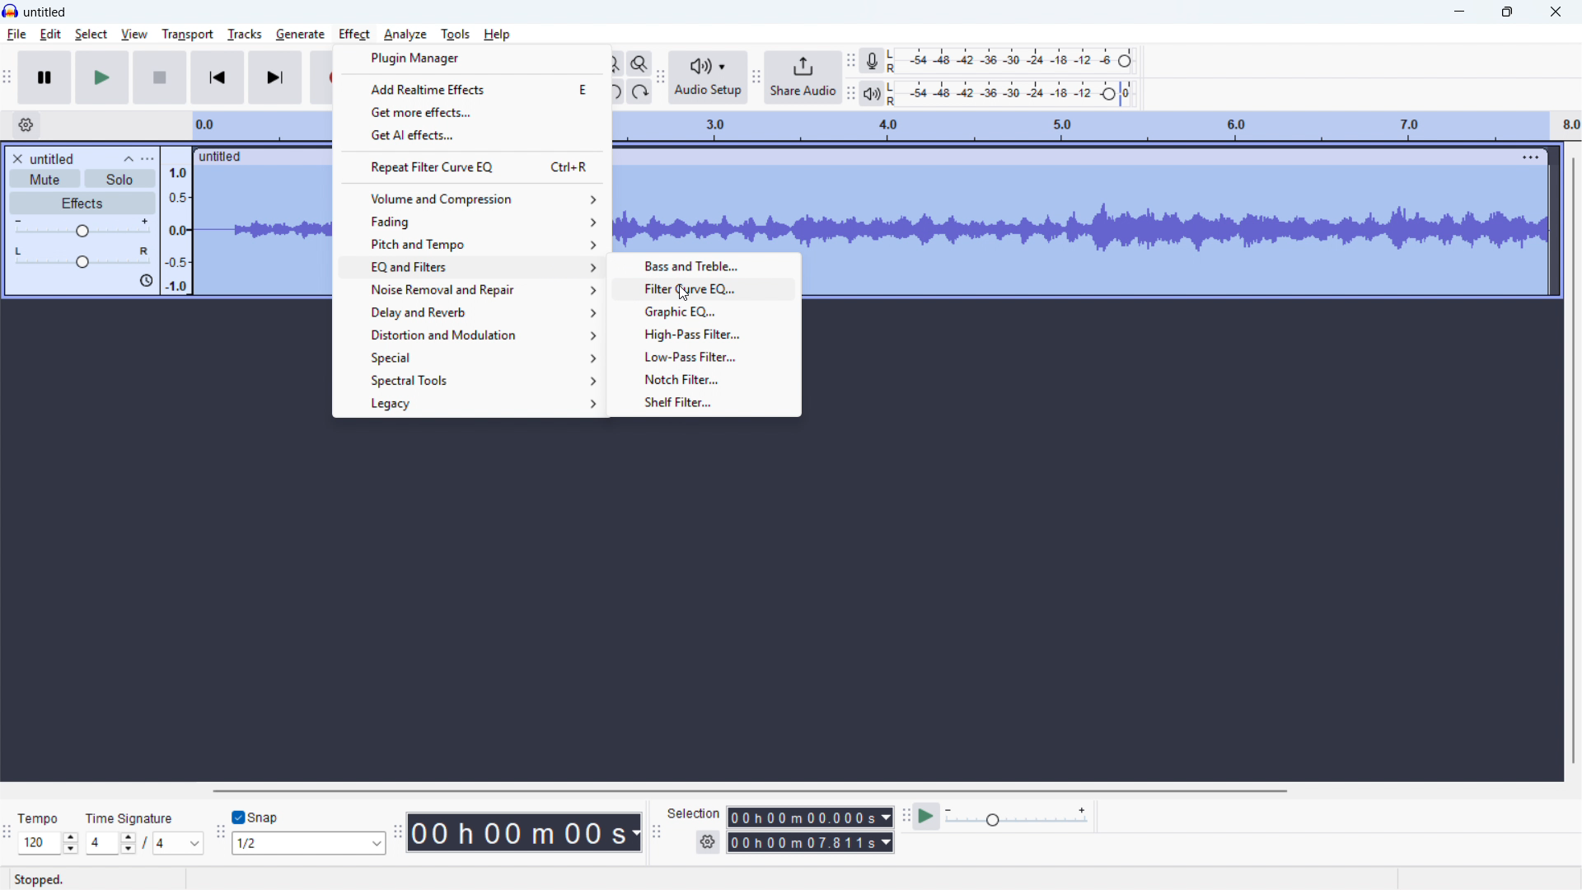 The height and width of the screenshot is (890, 1582). I want to click on Recording metre , so click(873, 61).